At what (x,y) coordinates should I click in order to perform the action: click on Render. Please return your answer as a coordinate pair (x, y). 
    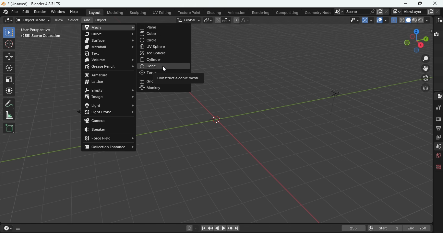
    Looking at the image, I should click on (41, 12).